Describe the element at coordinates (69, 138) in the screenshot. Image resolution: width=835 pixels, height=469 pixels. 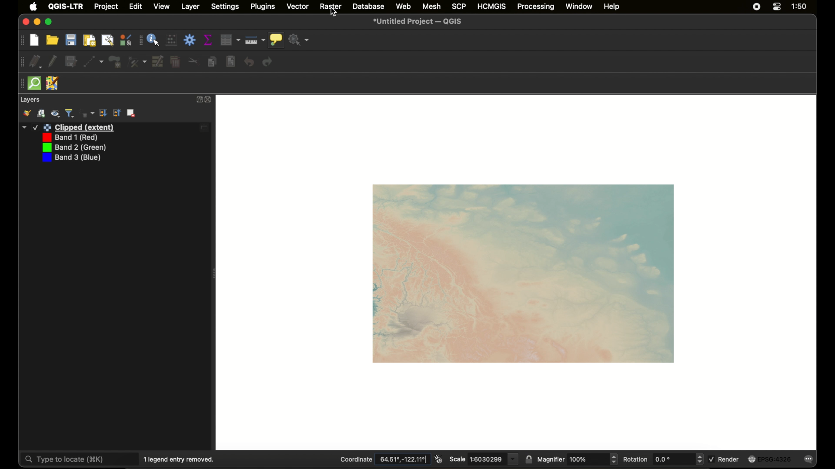
I see `band 1` at that location.